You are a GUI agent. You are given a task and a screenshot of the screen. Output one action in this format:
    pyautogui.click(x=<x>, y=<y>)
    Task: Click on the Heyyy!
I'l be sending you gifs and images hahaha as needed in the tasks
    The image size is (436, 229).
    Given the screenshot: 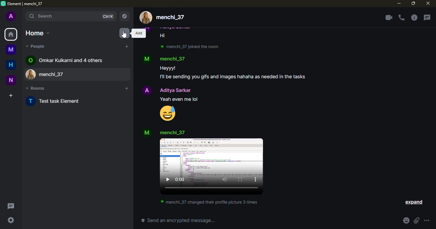 What is the action you would take?
    pyautogui.click(x=232, y=73)
    